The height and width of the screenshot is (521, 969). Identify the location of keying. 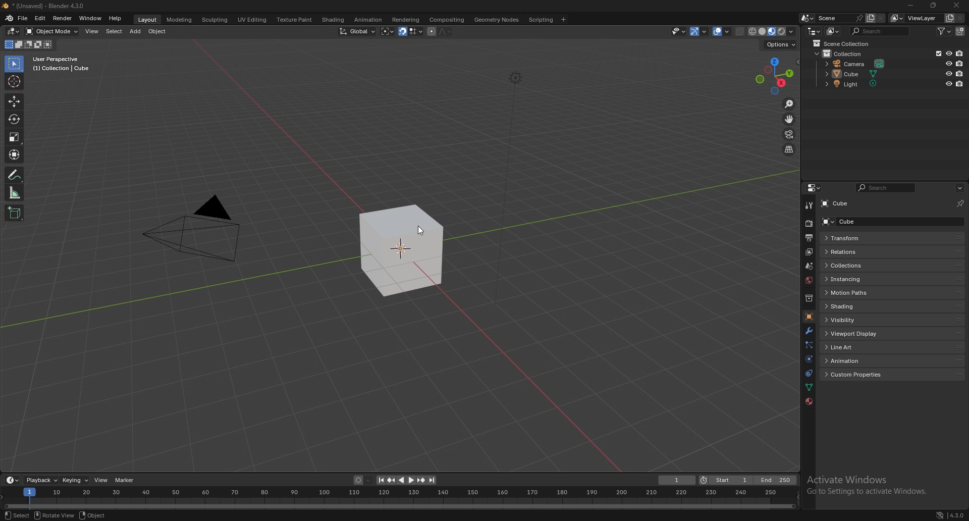
(76, 480).